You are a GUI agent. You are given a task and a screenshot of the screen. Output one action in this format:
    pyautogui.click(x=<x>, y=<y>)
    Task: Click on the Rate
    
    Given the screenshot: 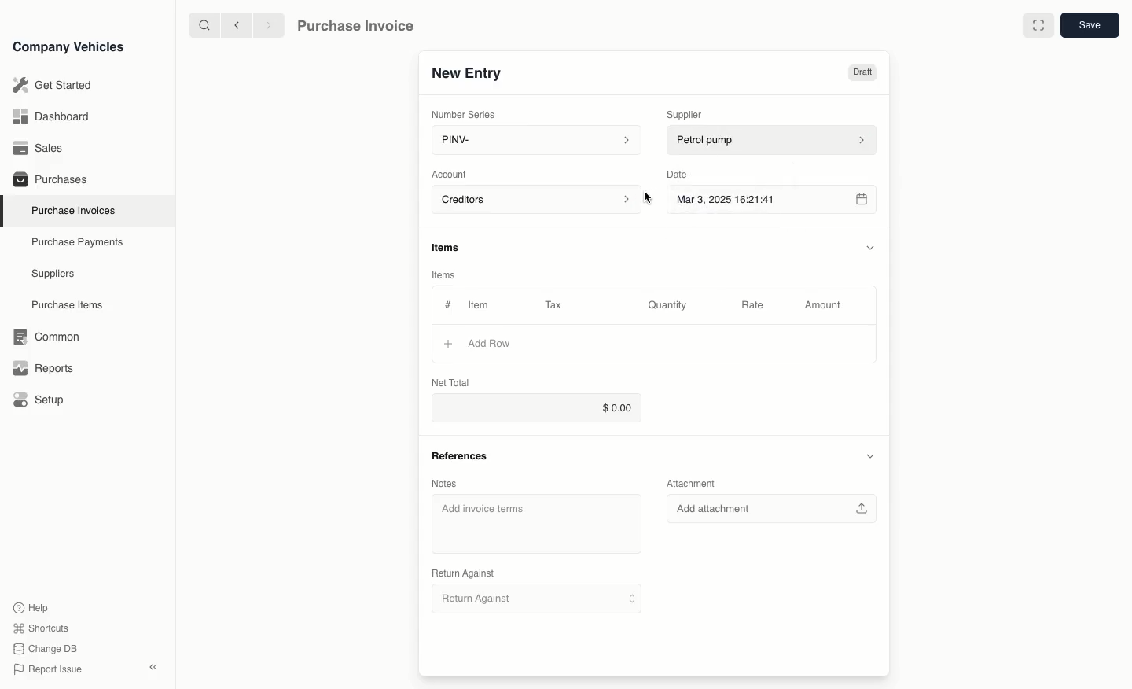 What is the action you would take?
    pyautogui.click(x=754, y=305)
    